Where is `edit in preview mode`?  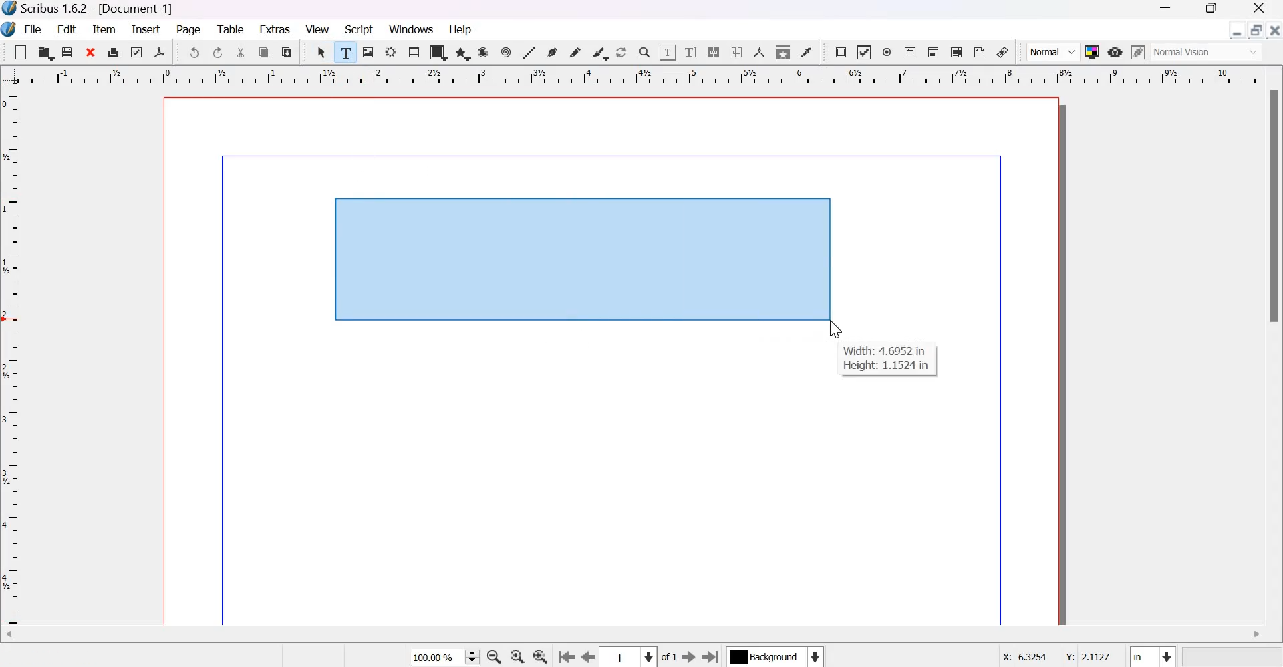
edit in preview mode is located at coordinates (1138, 52).